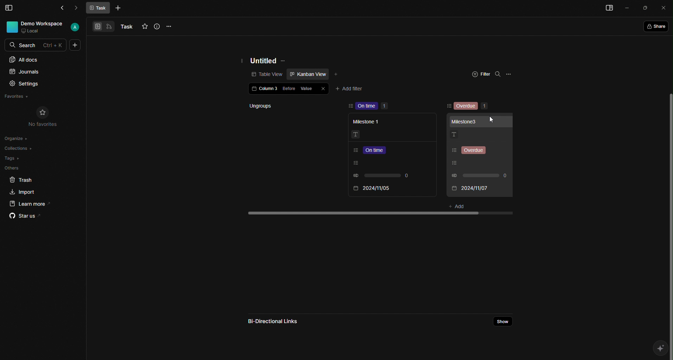  Describe the element at coordinates (374, 150) in the screenshot. I see `Listing` at that location.